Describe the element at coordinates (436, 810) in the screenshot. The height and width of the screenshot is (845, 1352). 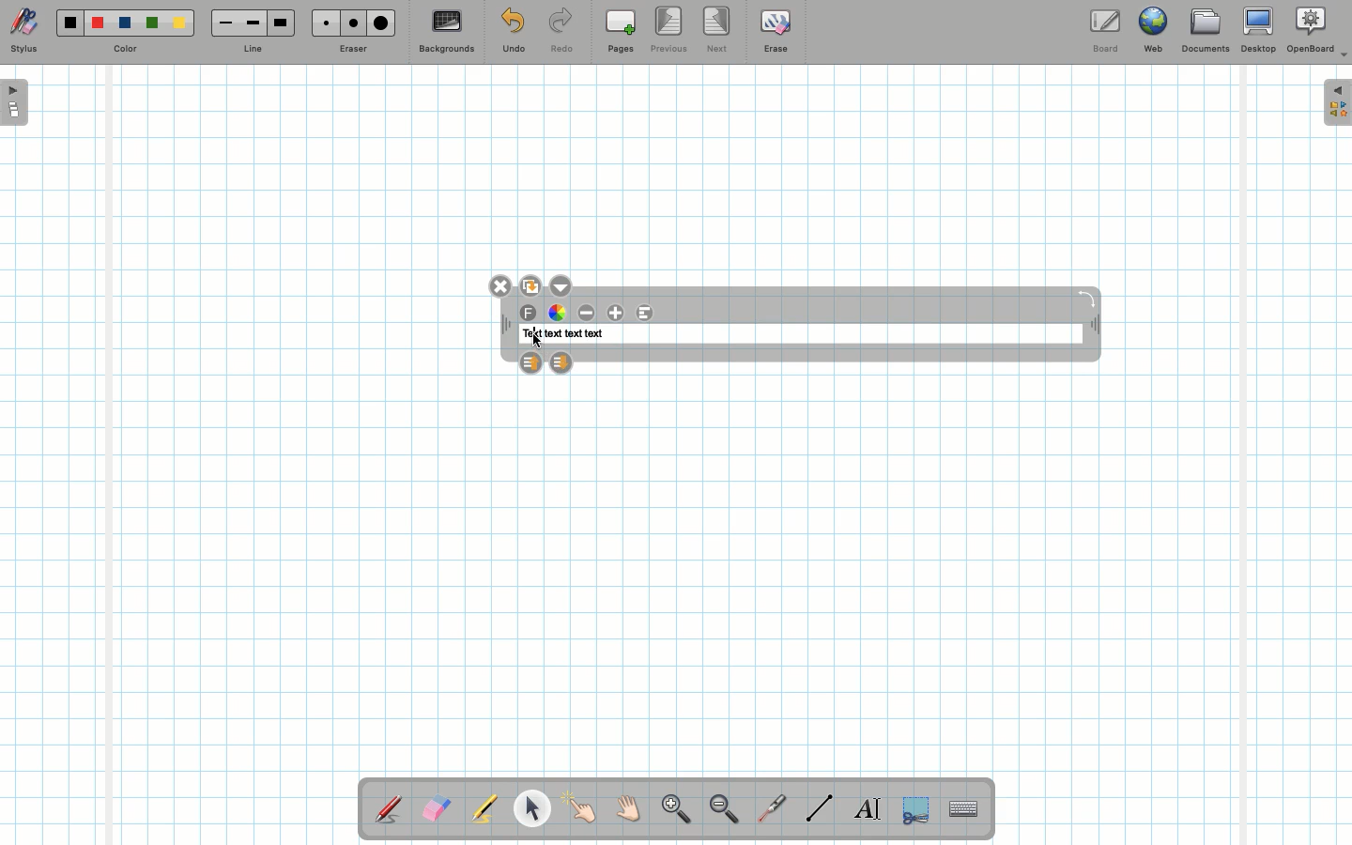
I see `Eraser` at that location.